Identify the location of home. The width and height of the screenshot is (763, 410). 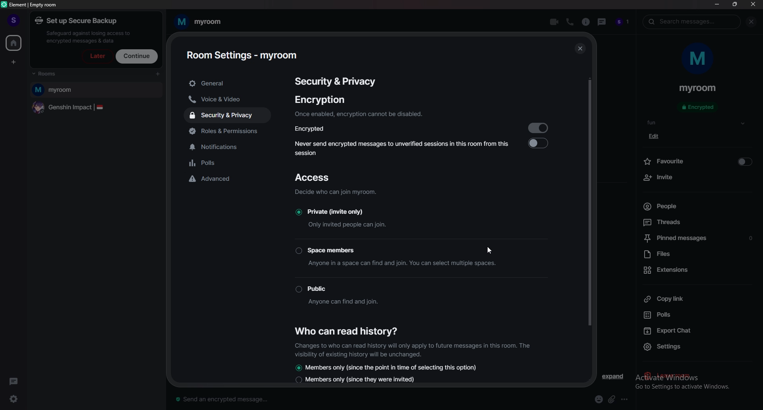
(14, 43).